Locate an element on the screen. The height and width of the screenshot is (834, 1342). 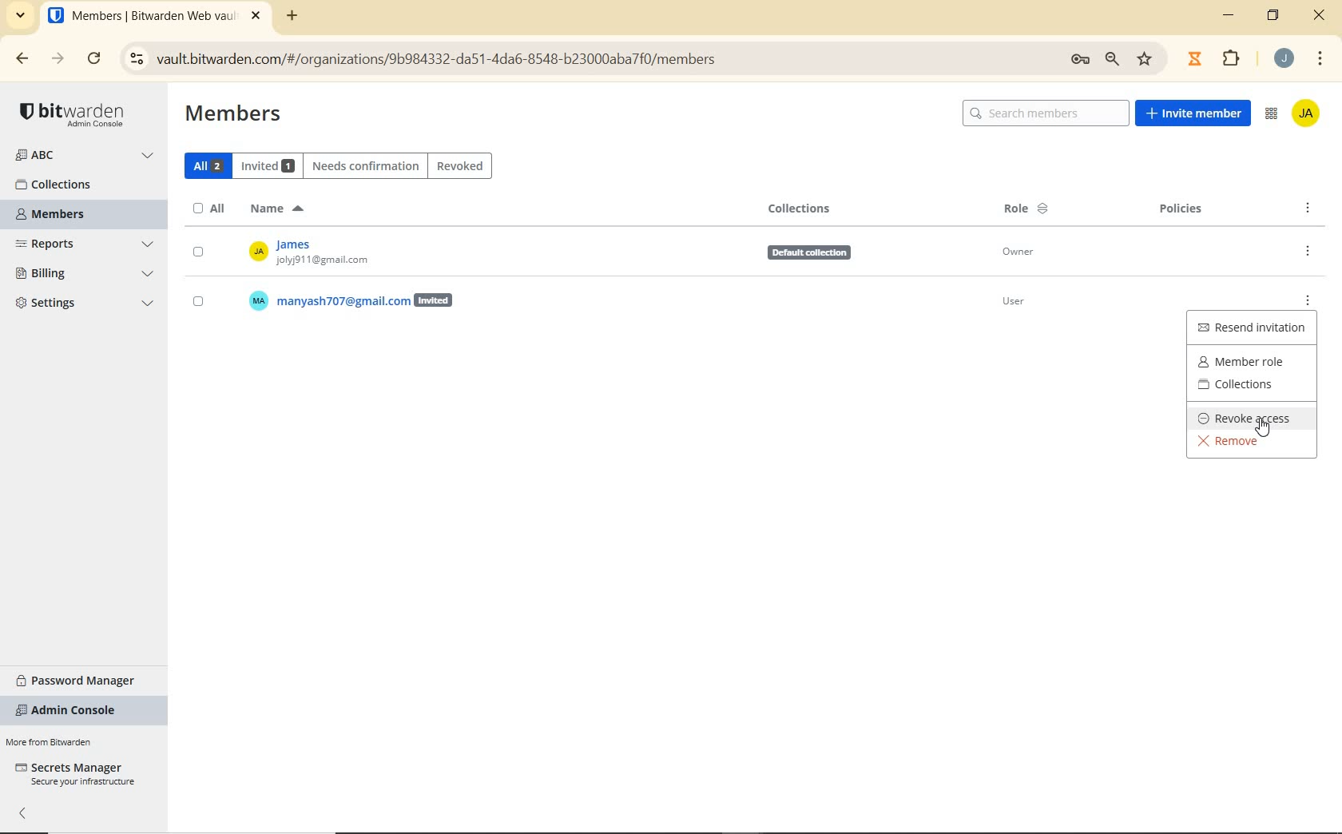
INVITED is located at coordinates (270, 165).